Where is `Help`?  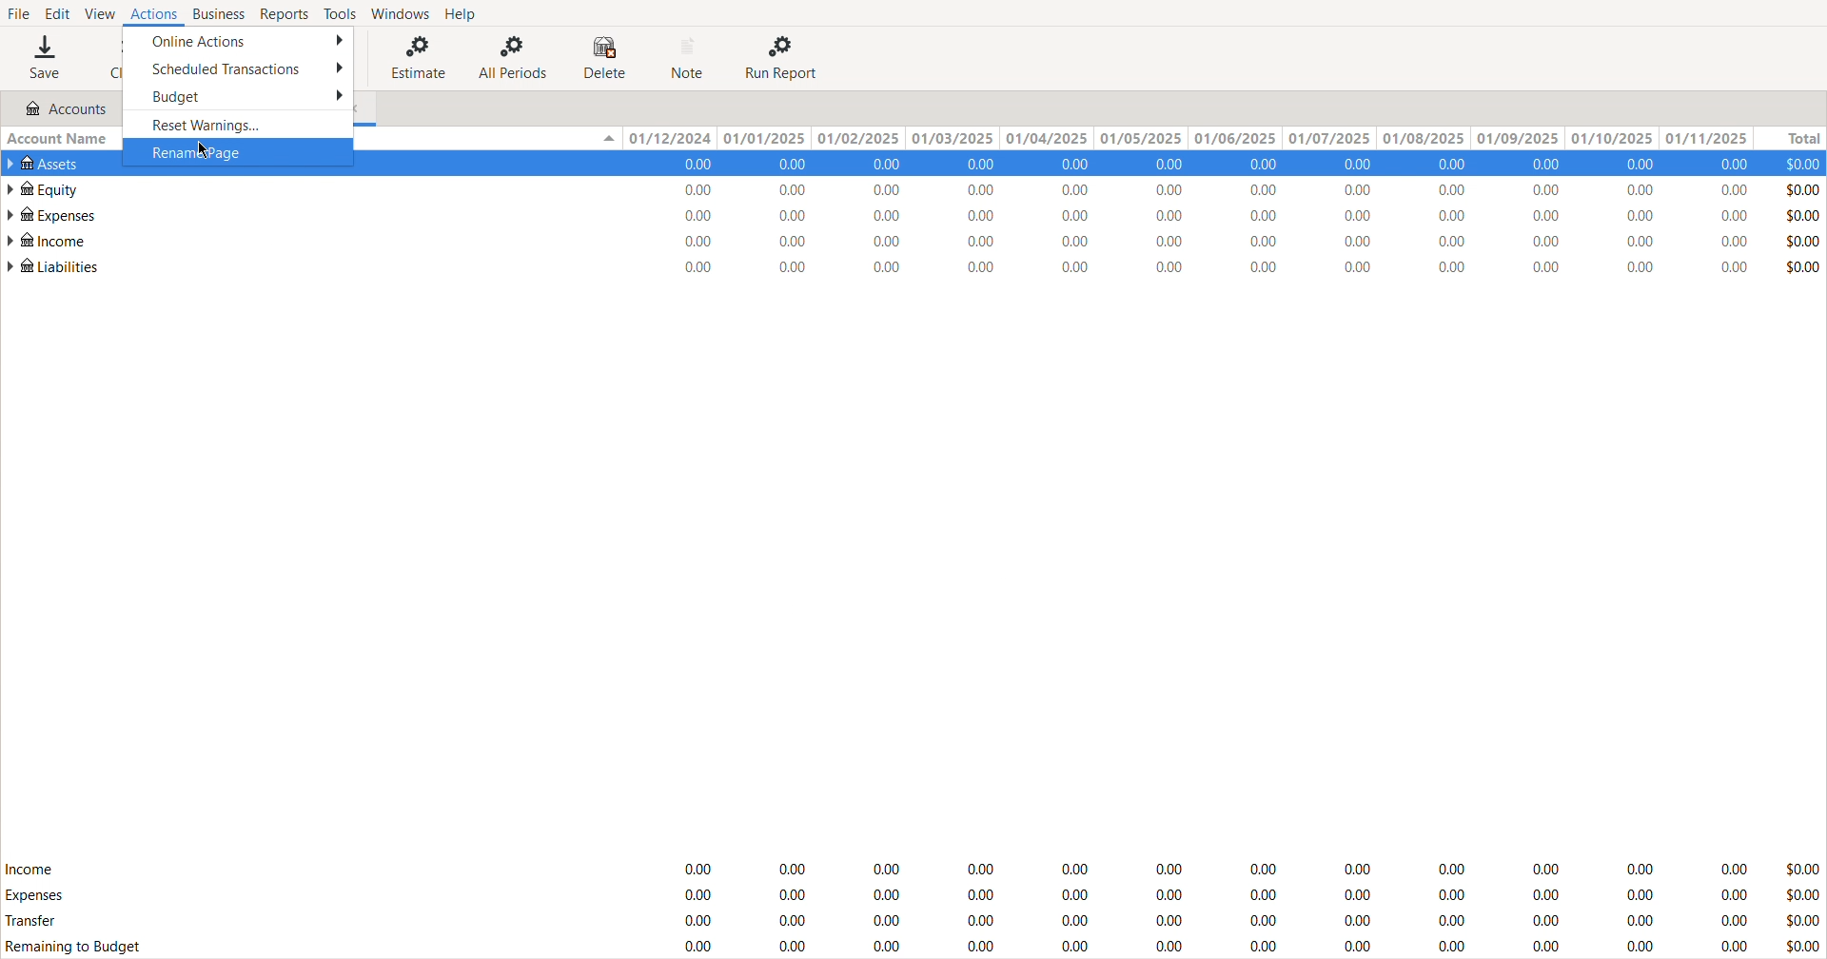
Help is located at coordinates (465, 13).